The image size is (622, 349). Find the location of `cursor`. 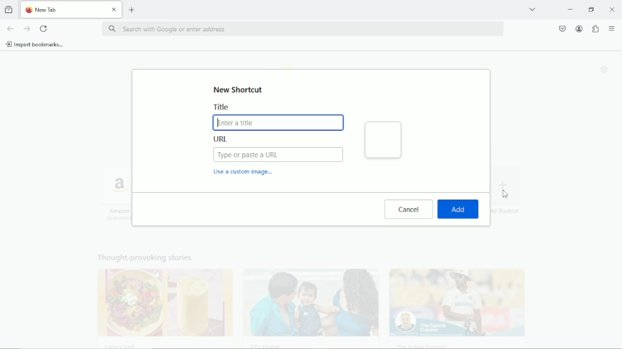

cursor is located at coordinates (505, 194).